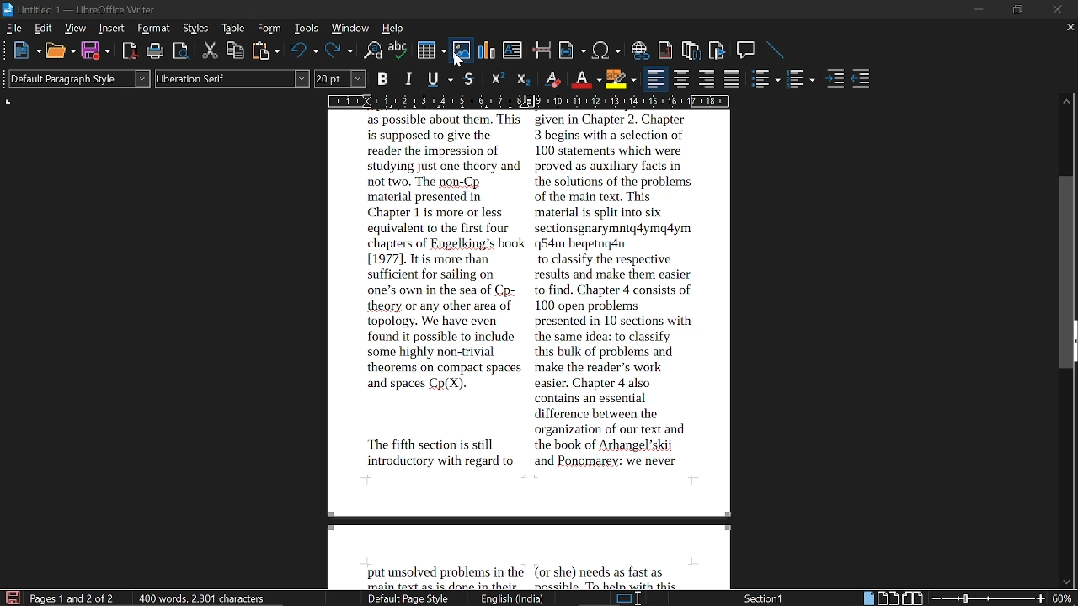 The image size is (1078, 606). Describe the element at coordinates (889, 598) in the screenshot. I see `multiple page view` at that location.